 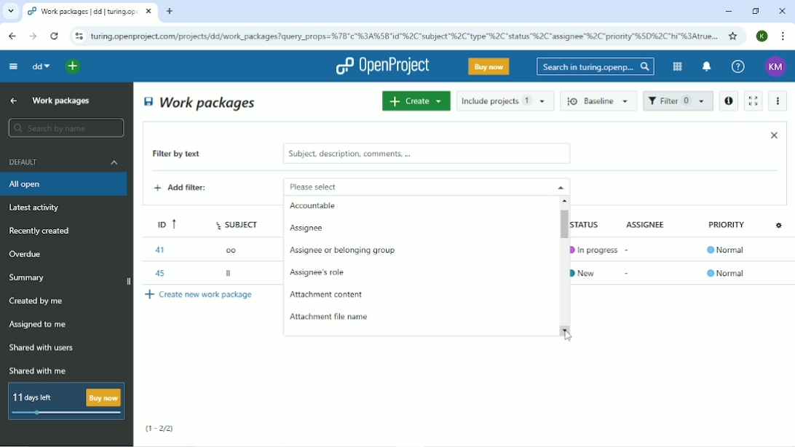 I want to click on Filter 0, so click(x=678, y=102).